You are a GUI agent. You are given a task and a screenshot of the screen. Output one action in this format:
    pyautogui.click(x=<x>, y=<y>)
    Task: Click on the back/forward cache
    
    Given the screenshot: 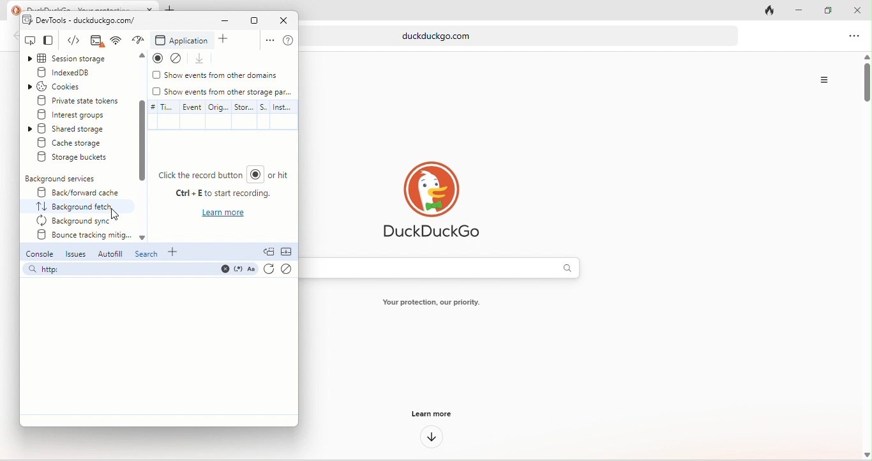 What is the action you would take?
    pyautogui.click(x=75, y=192)
    